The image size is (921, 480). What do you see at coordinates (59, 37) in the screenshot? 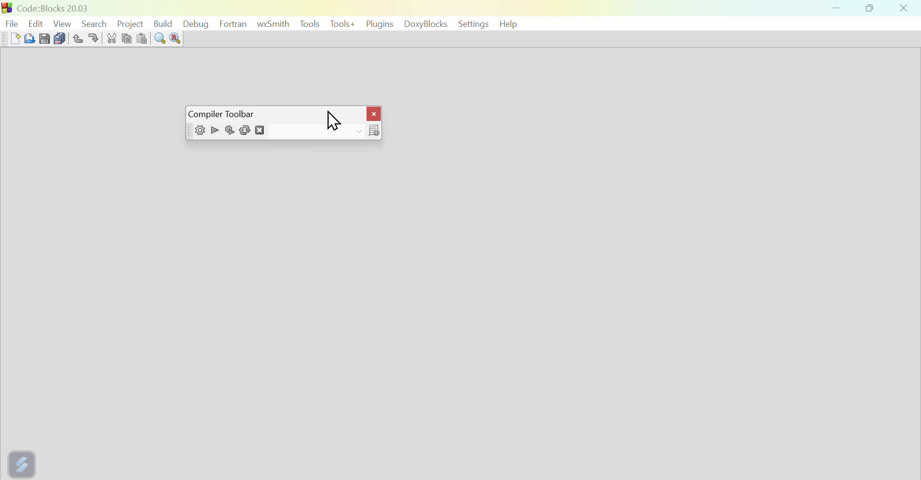
I see `Save multiple` at bounding box center [59, 37].